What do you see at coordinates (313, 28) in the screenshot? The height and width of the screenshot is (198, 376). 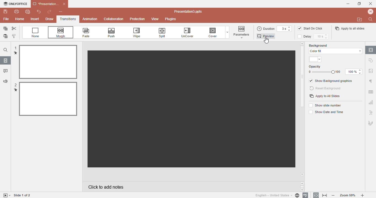 I see `Start on click` at bounding box center [313, 28].